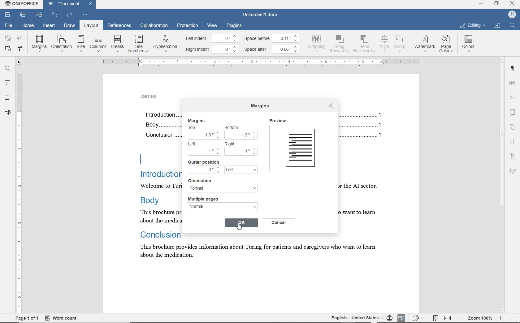 The image size is (520, 323). What do you see at coordinates (473, 25) in the screenshot?
I see `EDITING` at bounding box center [473, 25].